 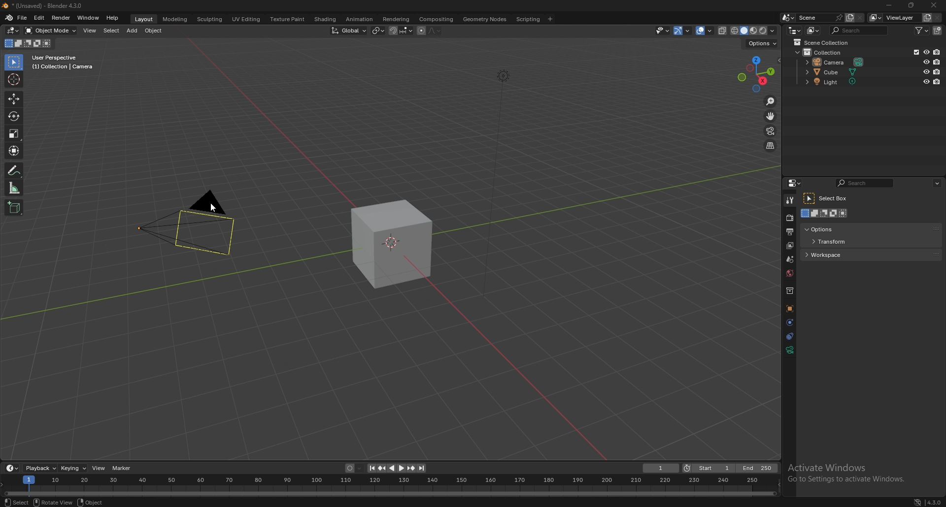 What do you see at coordinates (92, 502) in the screenshot?
I see `object` at bounding box center [92, 502].